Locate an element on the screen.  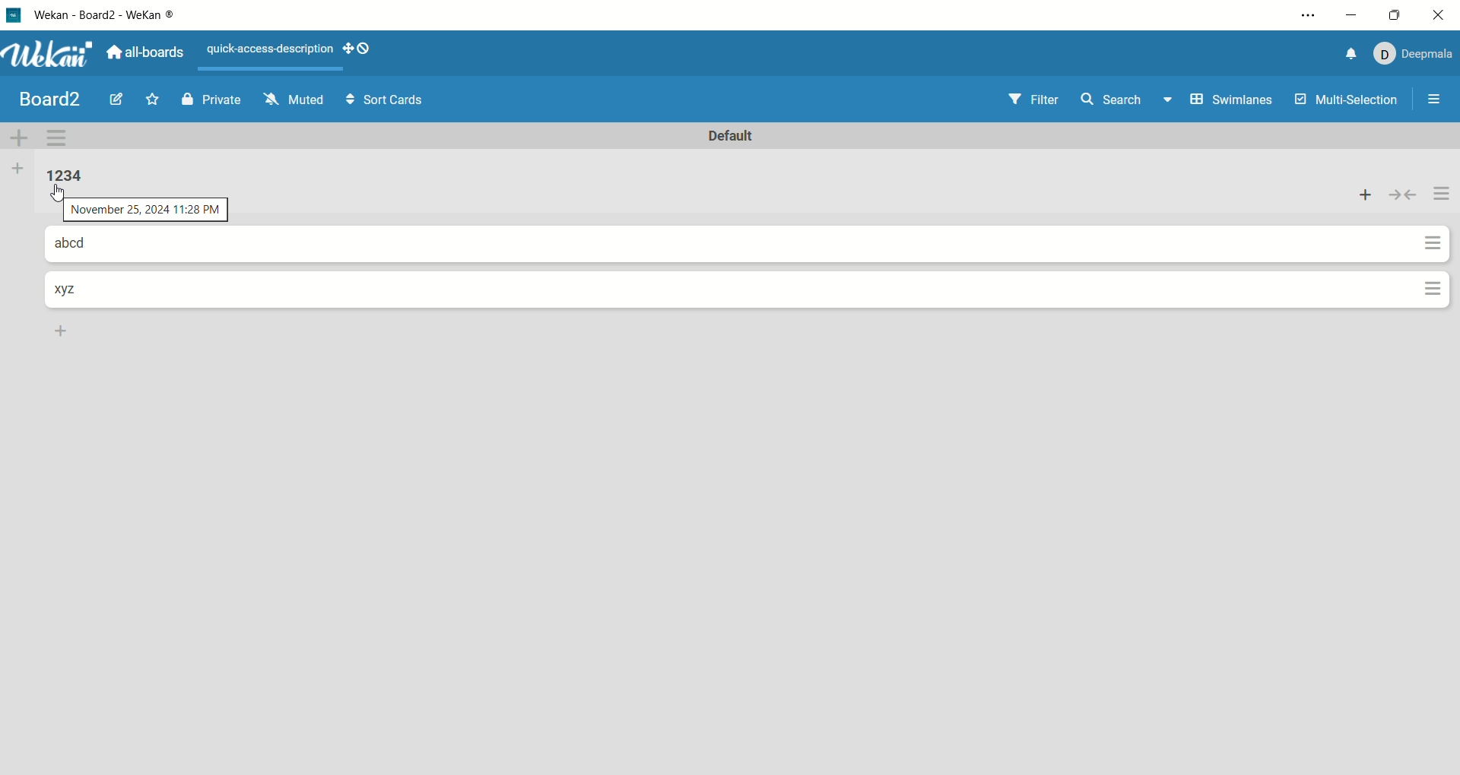
add swimlane is located at coordinates (21, 135).